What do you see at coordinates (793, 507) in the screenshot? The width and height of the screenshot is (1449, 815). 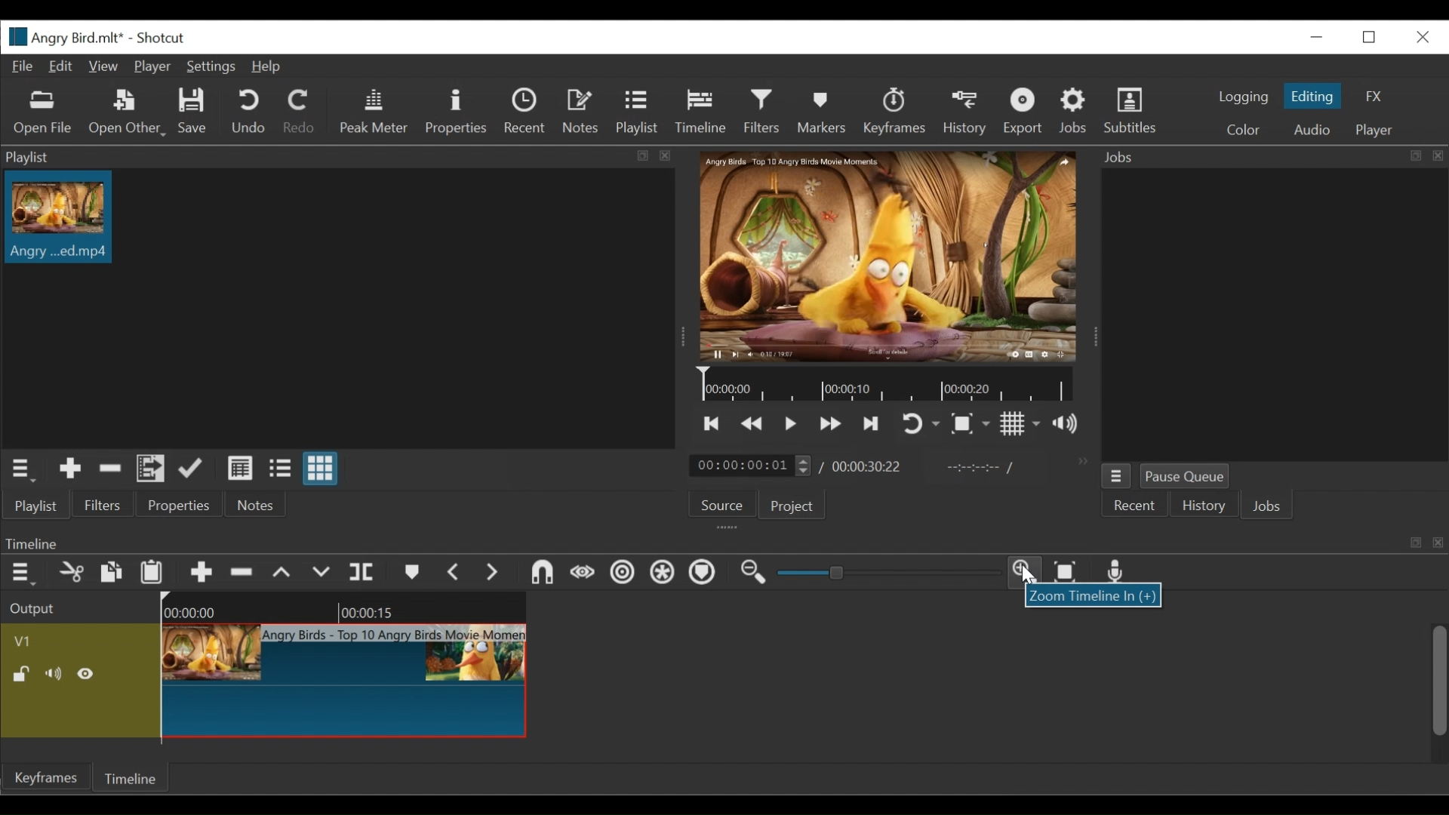 I see `Project` at bounding box center [793, 507].